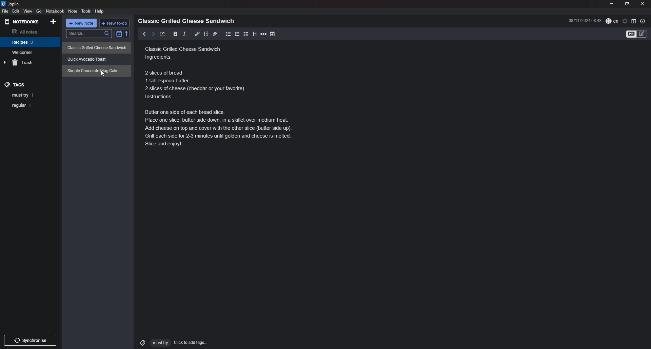 Image resolution: width=651 pixels, height=349 pixels. Describe the element at coordinates (5, 12) in the screenshot. I see `file` at that location.